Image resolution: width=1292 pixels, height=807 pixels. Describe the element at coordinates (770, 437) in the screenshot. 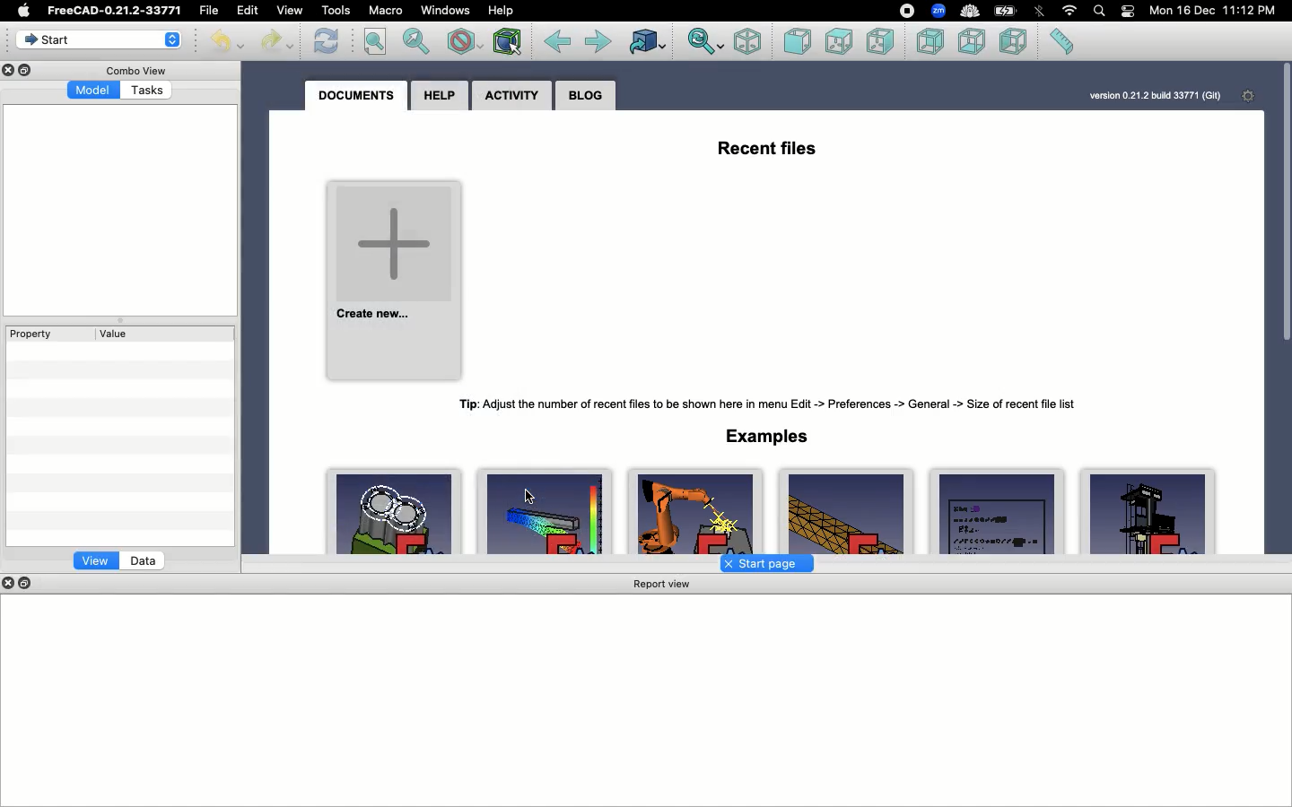

I see `Examples` at that location.